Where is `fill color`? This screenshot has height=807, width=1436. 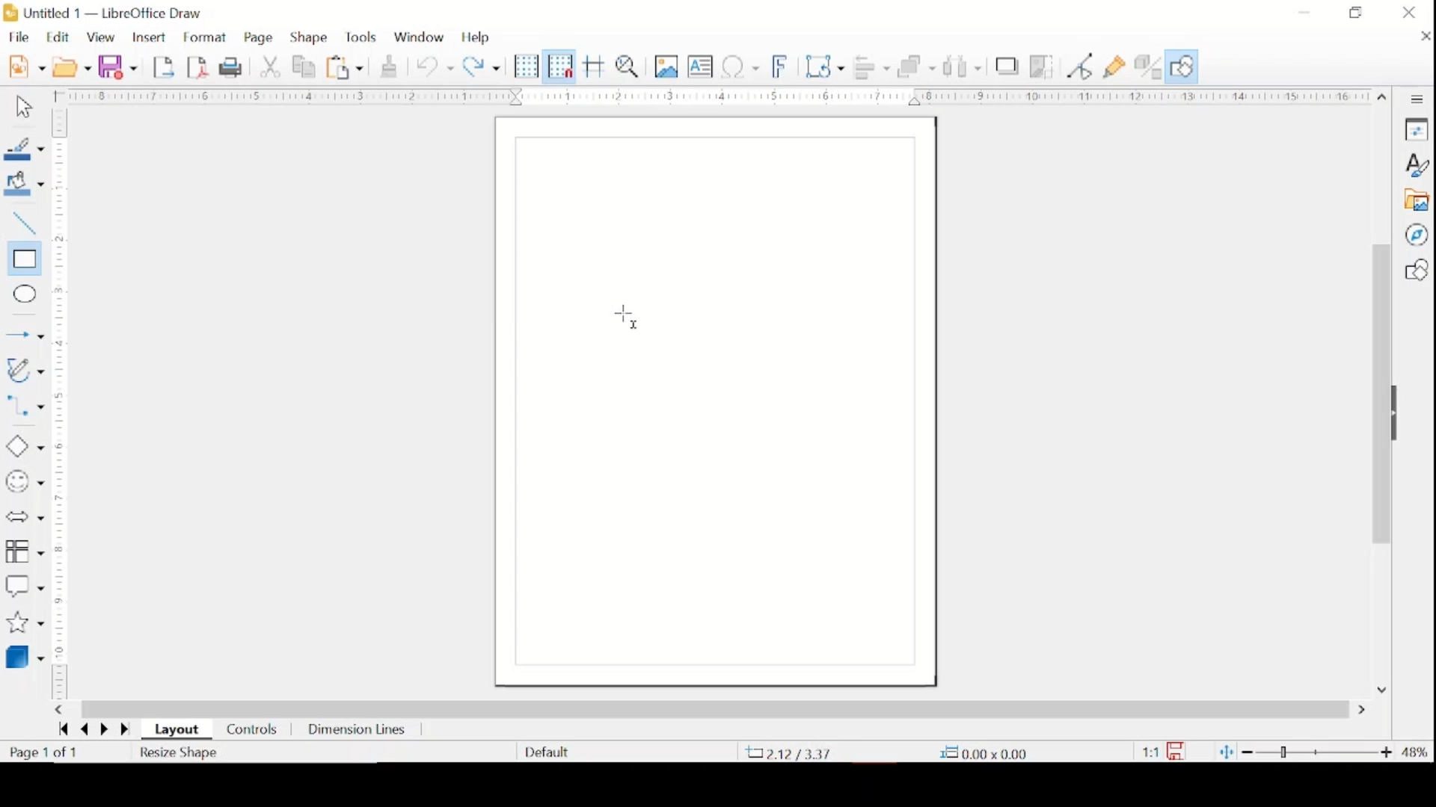
fill color is located at coordinates (27, 184).